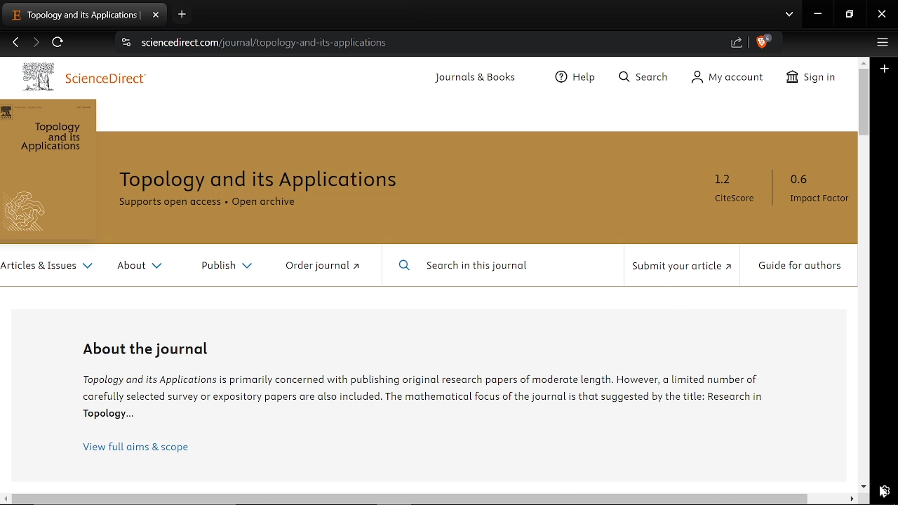 The image size is (898, 505). Describe the element at coordinates (854, 499) in the screenshot. I see `Move right` at that location.